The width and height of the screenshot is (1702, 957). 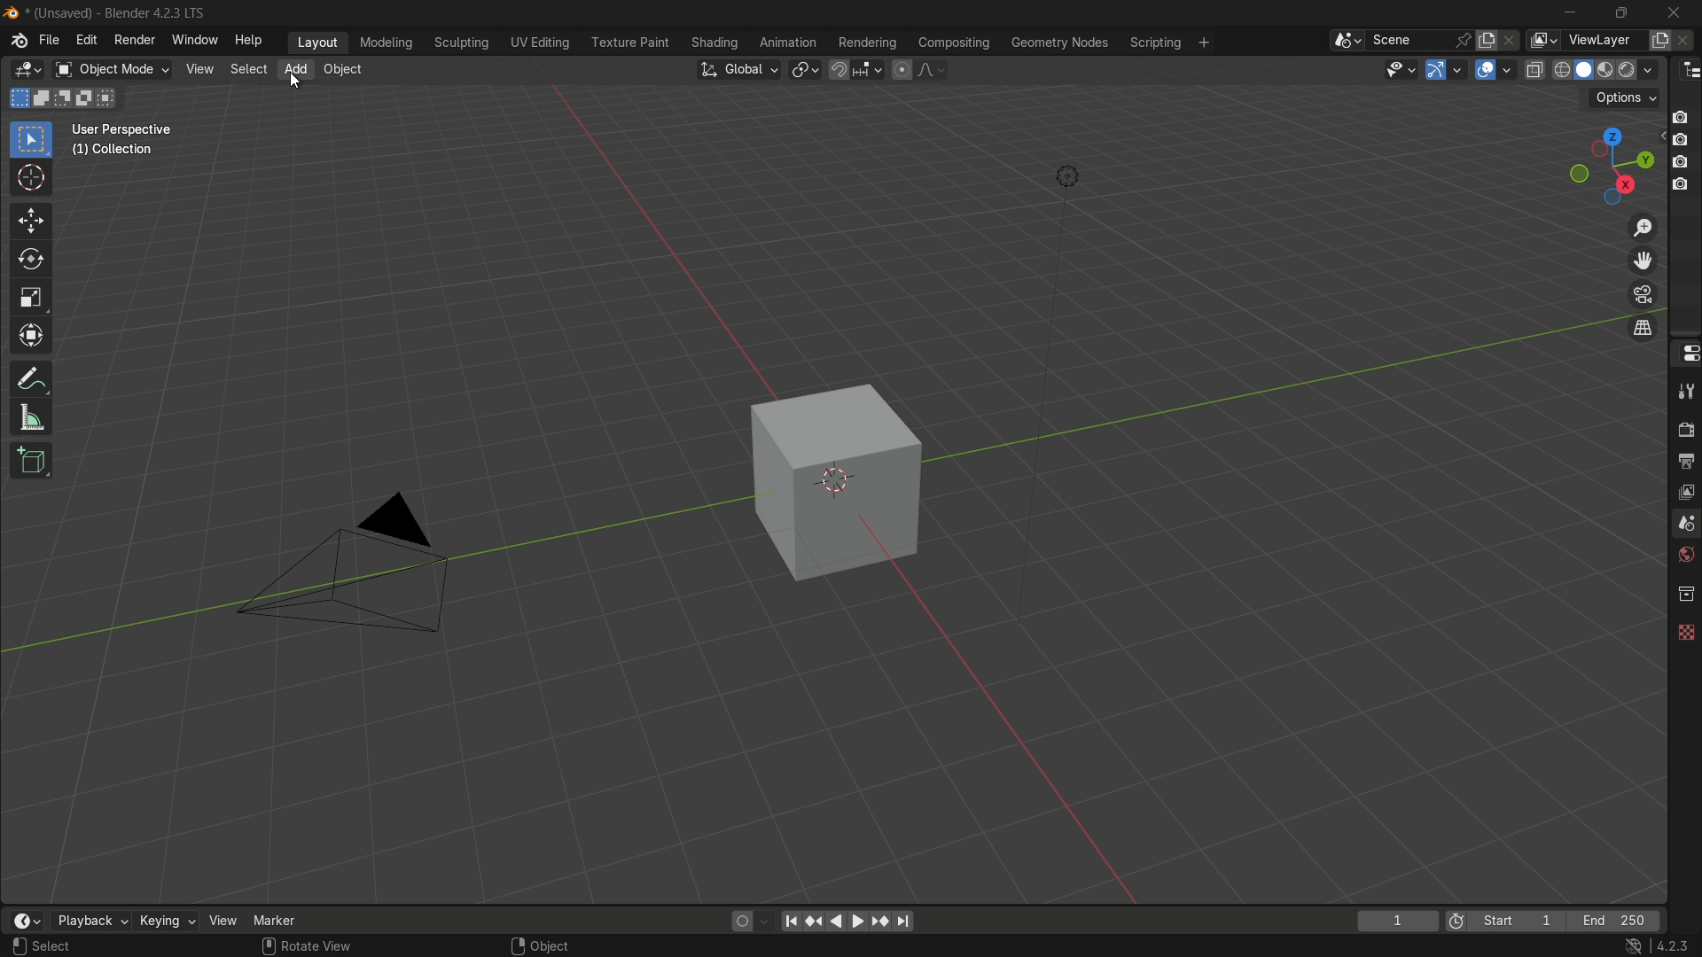 What do you see at coordinates (31, 418) in the screenshot?
I see `measure` at bounding box center [31, 418].